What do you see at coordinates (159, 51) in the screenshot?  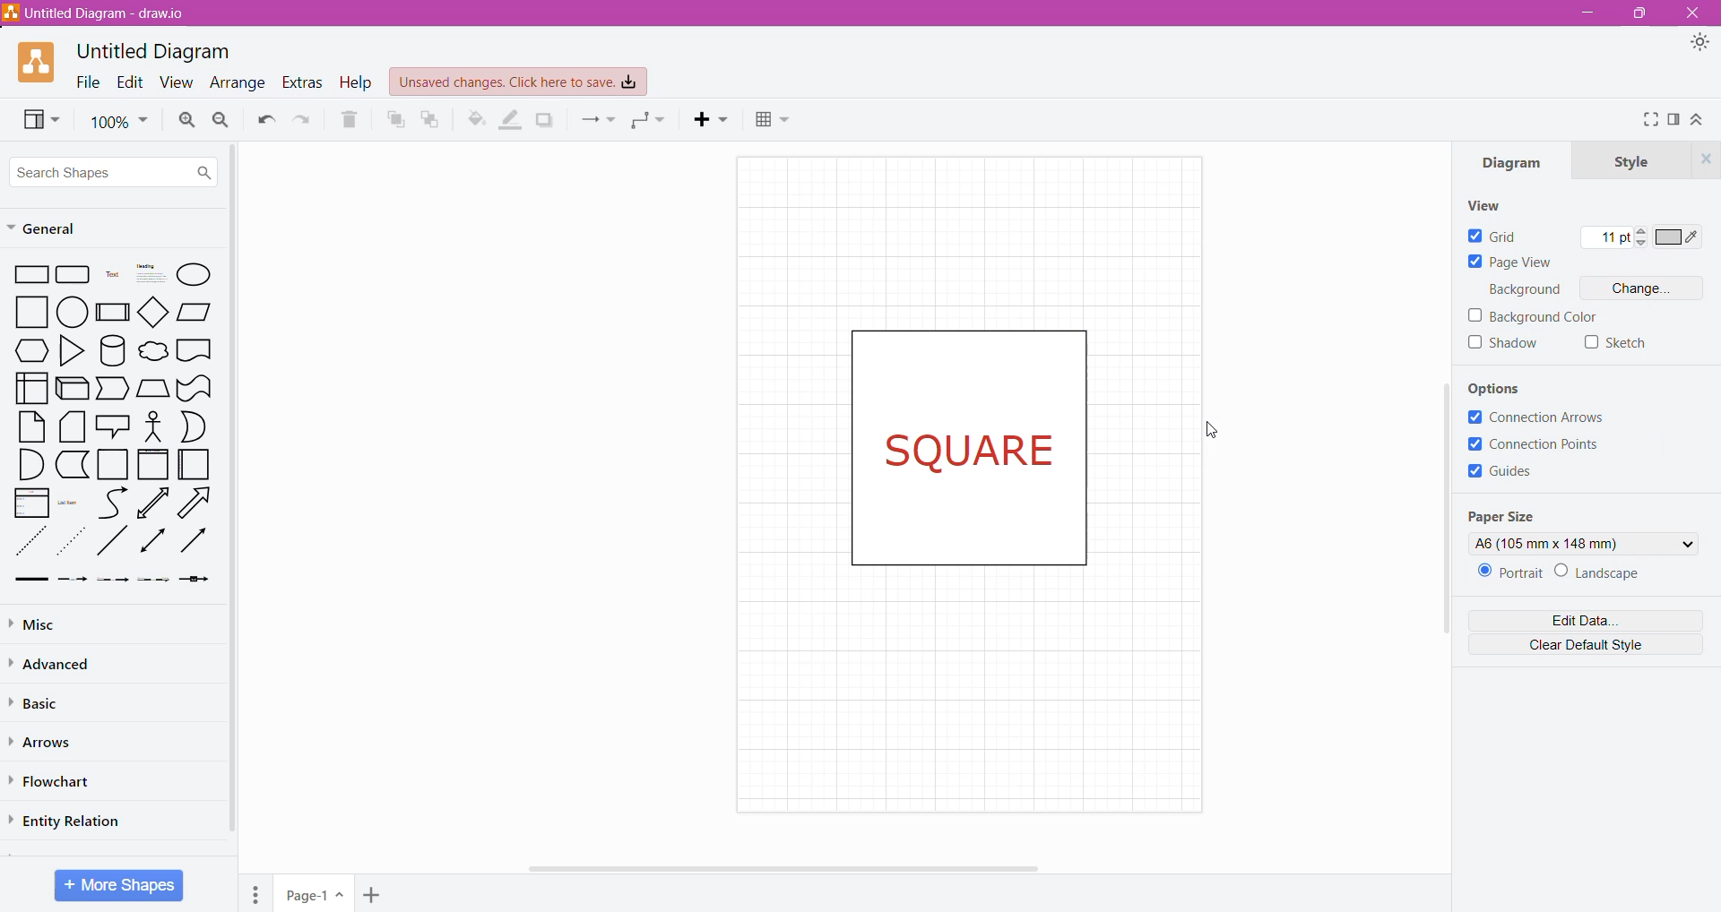 I see `Untitled Diagram` at bounding box center [159, 51].